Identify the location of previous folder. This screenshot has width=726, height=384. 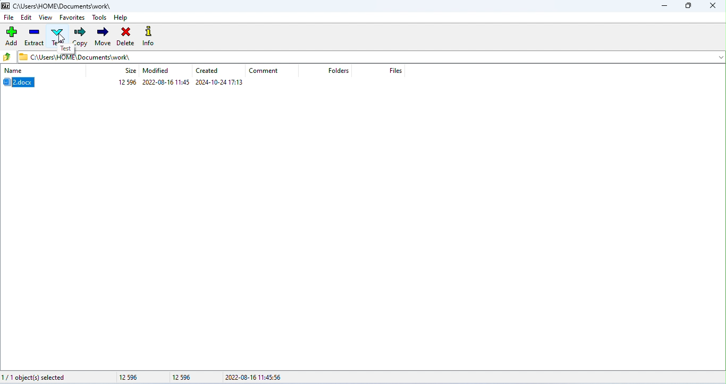
(8, 57).